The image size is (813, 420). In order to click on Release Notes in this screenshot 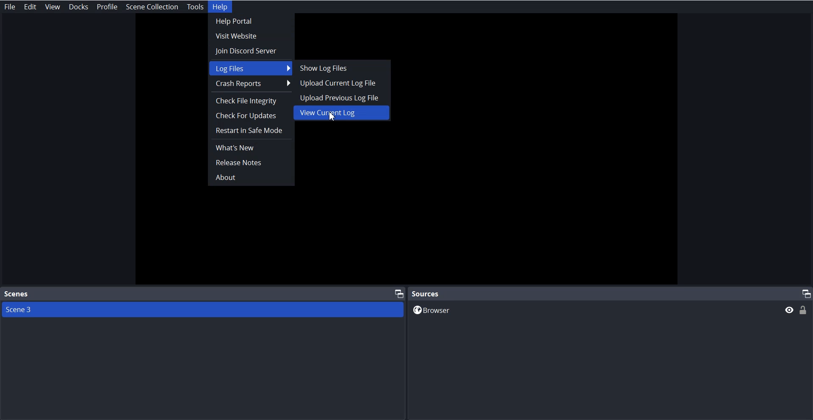, I will do `click(251, 162)`.